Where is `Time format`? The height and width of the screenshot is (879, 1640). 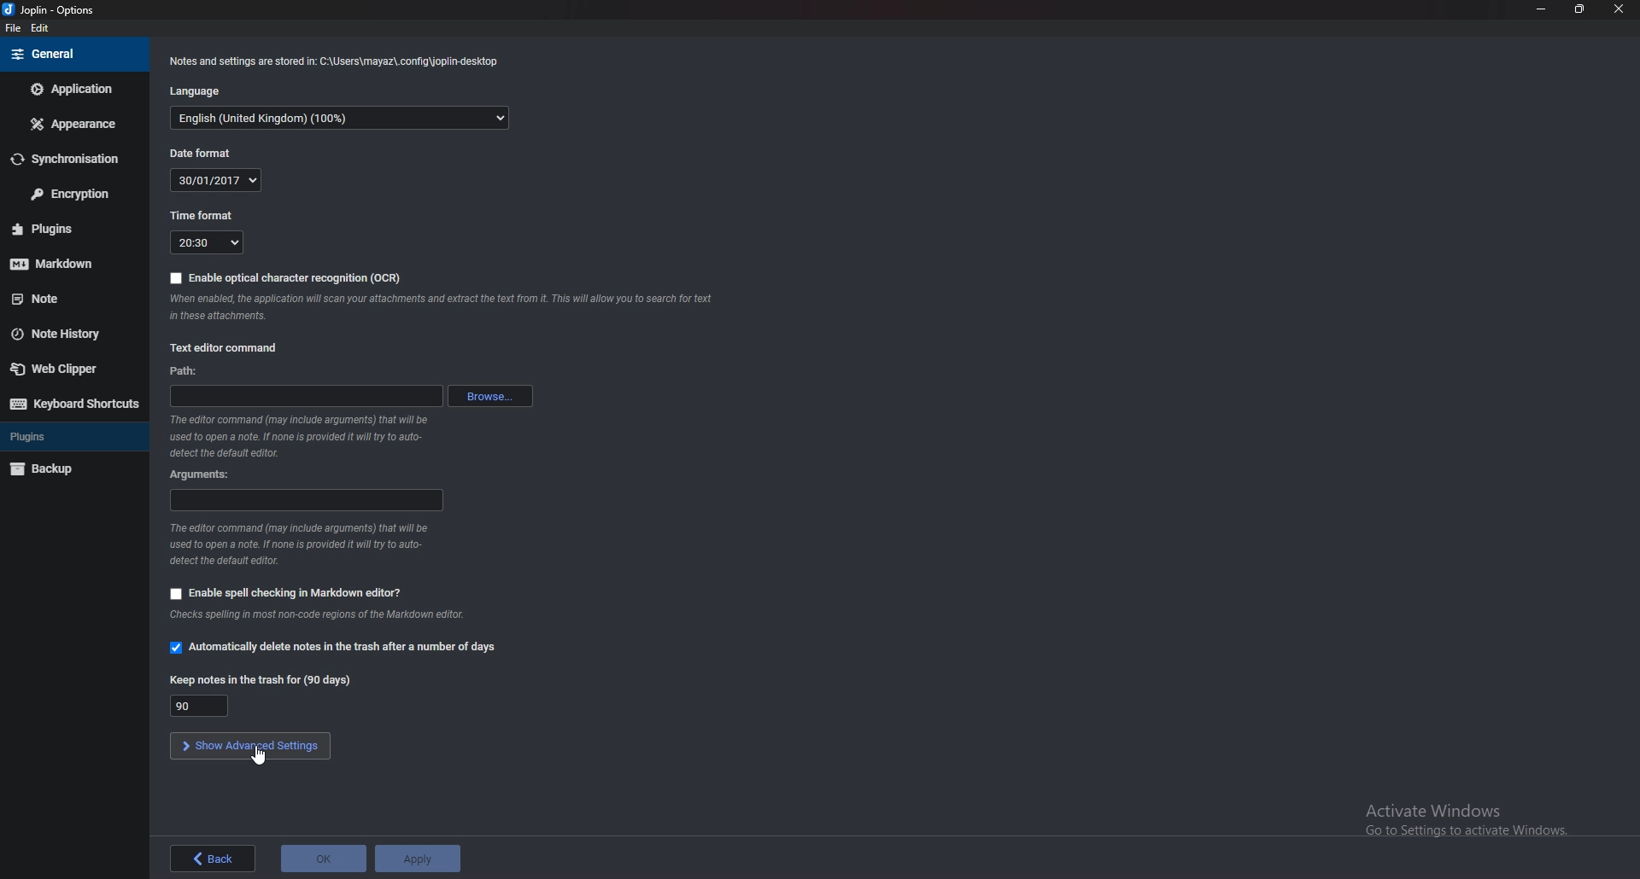
Time format is located at coordinates (202, 216).